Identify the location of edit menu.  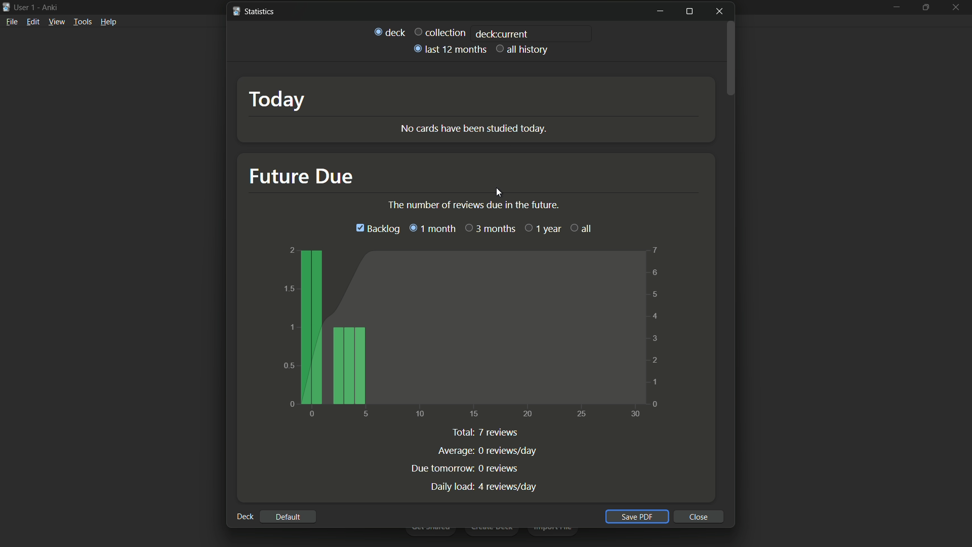
(32, 21).